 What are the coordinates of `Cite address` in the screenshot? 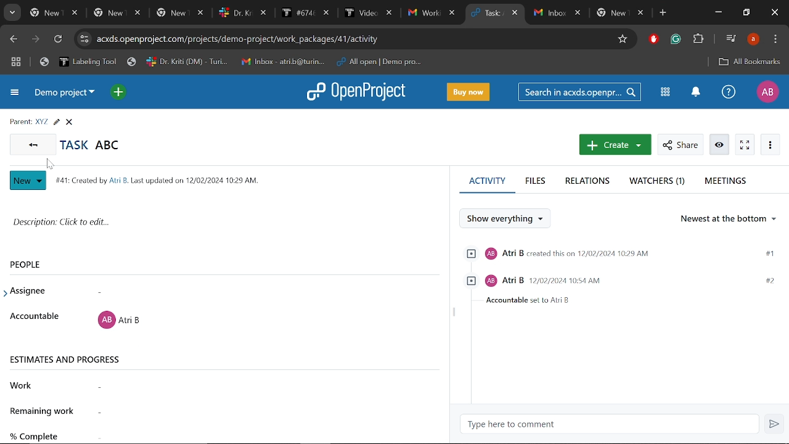 It's located at (353, 39).